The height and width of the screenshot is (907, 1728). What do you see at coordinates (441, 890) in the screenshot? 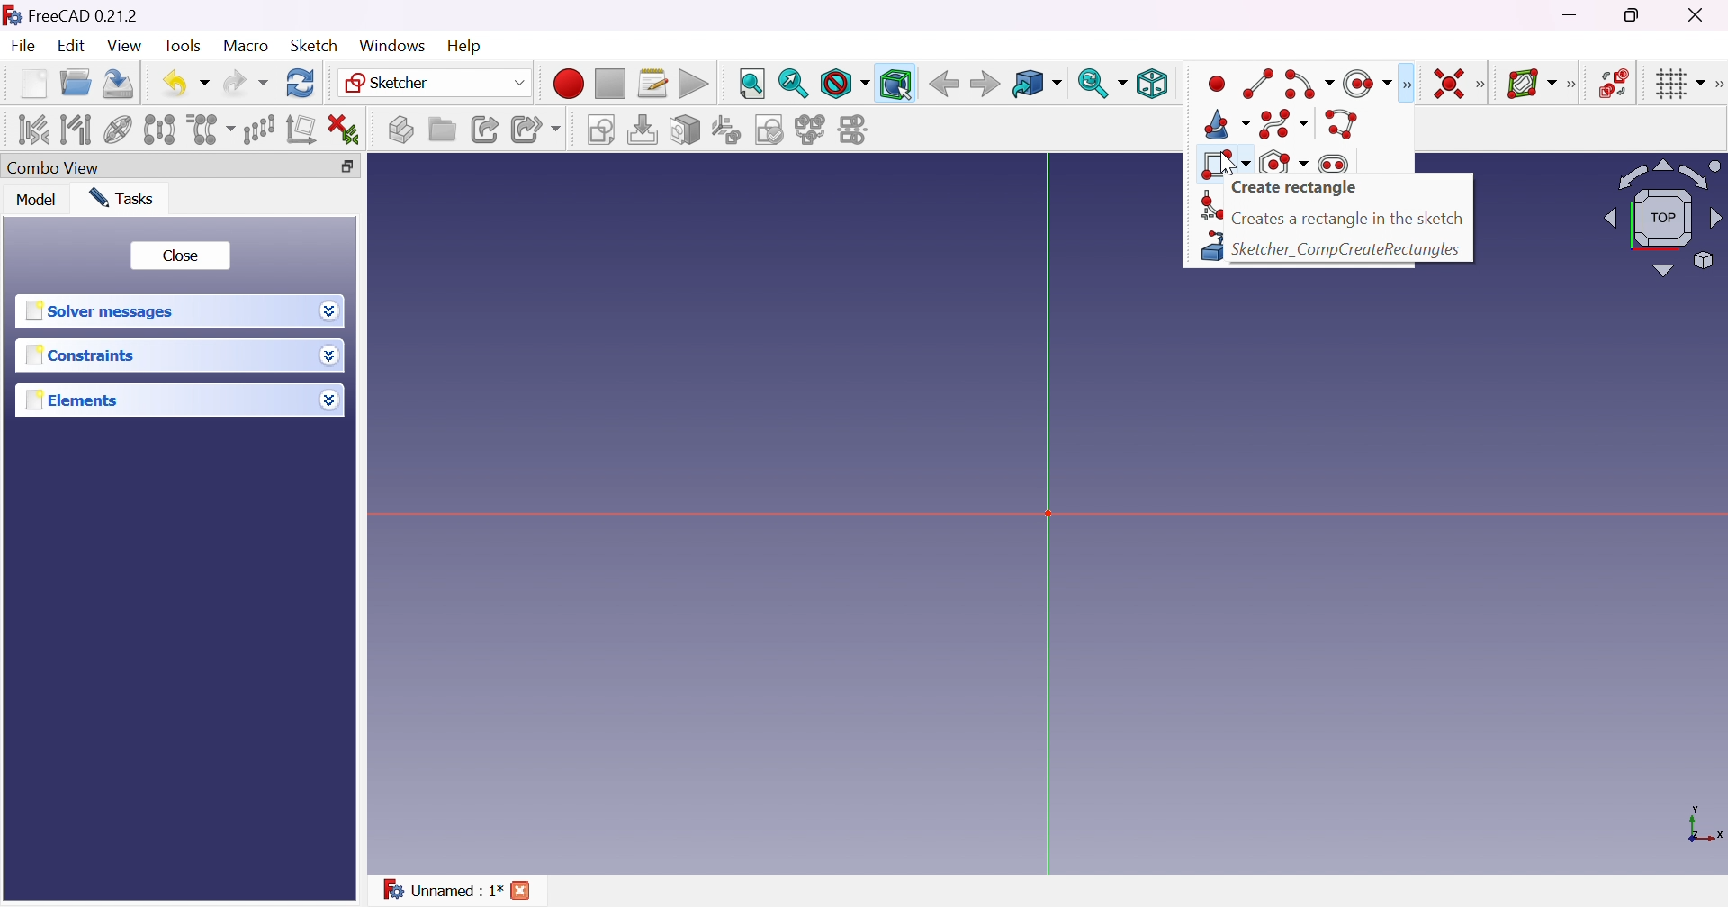
I see `Unnamed : 1*` at bounding box center [441, 890].